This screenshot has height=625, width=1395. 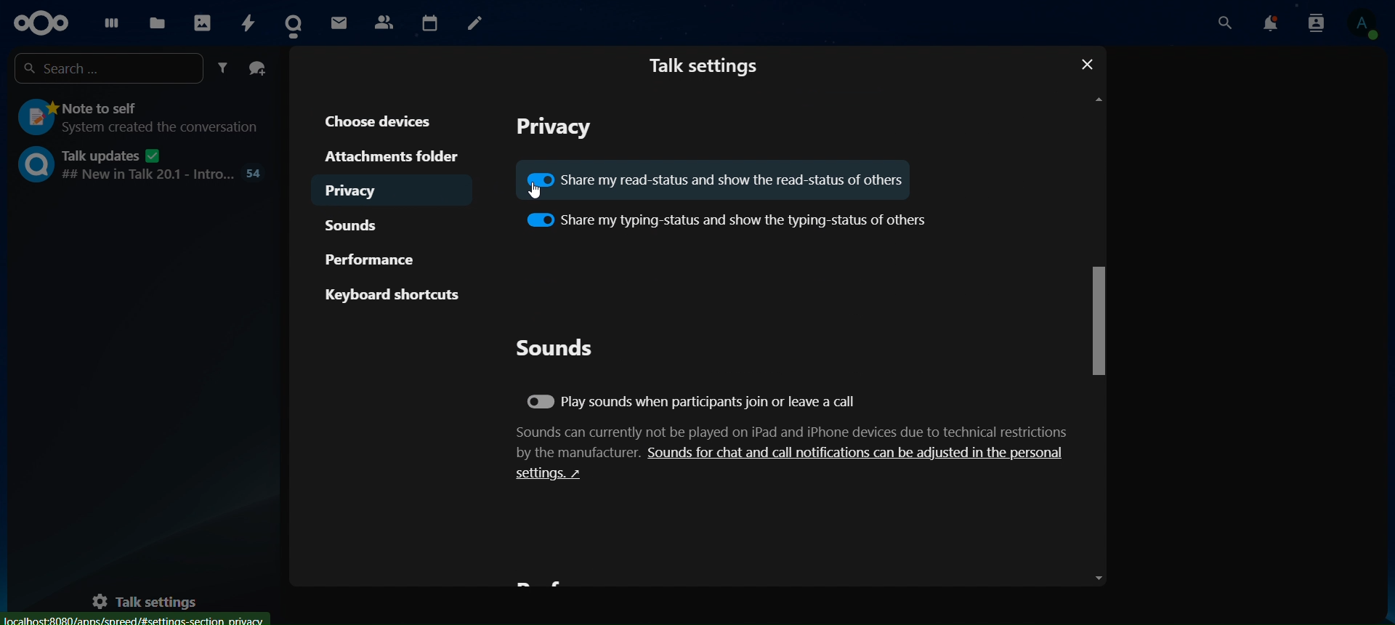 What do you see at coordinates (429, 20) in the screenshot?
I see `calendar` at bounding box center [429, 20].